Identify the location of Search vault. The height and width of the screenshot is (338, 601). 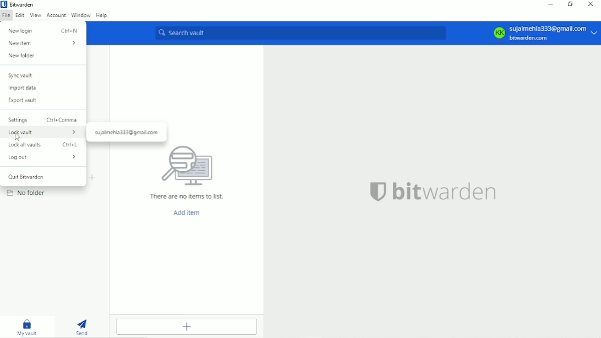
(300, 33).